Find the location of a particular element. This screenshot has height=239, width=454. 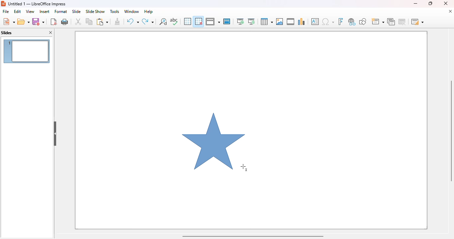

paste is located at coordinates (102, 22).